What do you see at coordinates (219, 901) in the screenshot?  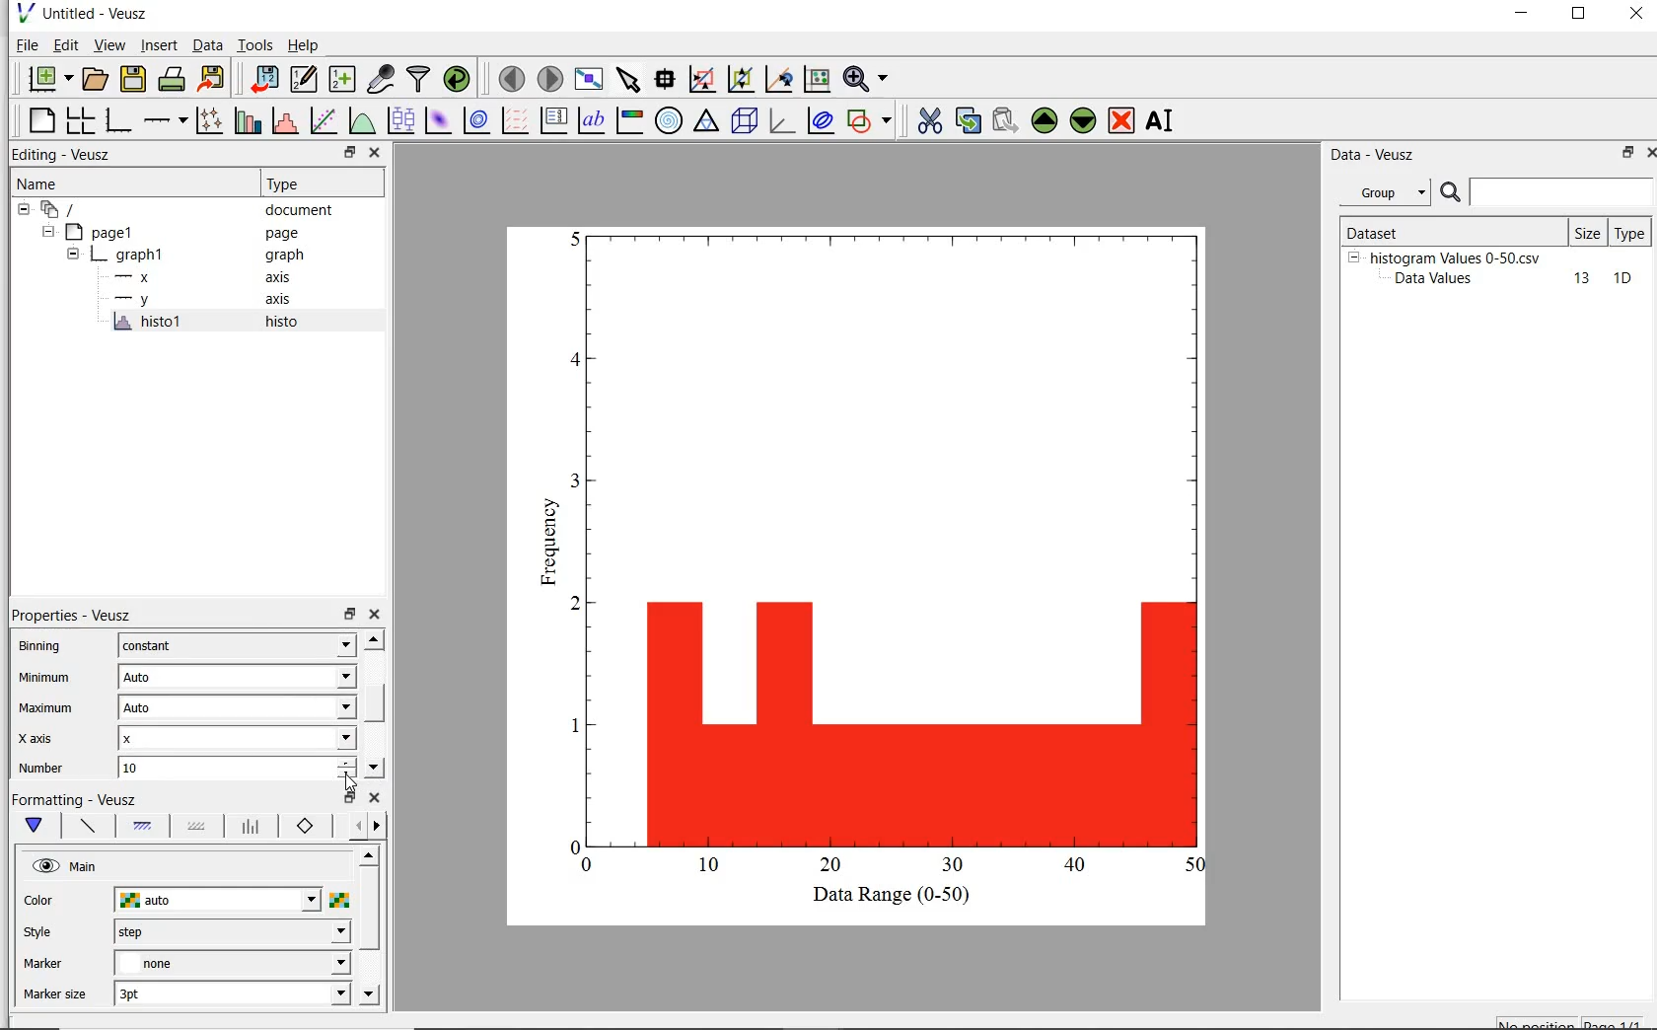 I see ` auto ` at bounding box center [219, 901].